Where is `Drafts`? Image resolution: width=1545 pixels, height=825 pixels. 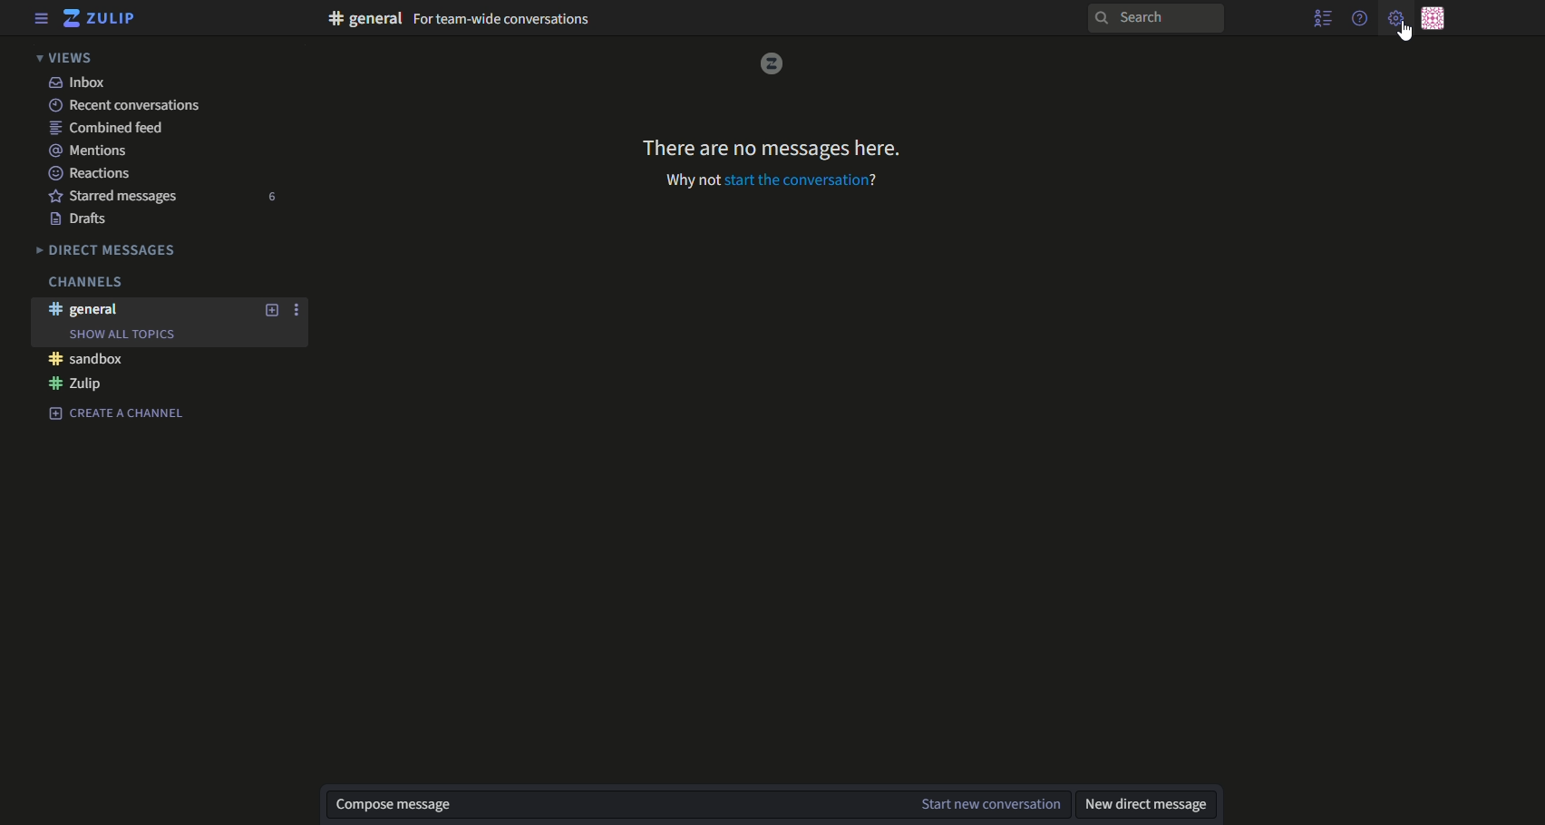
Drafts is located at coordinates (83, 220).